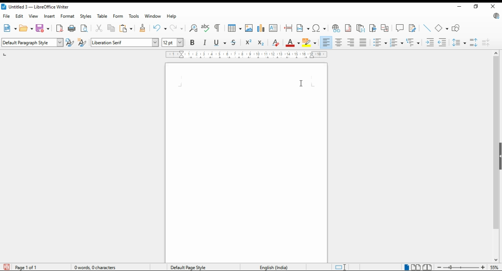 The image size is (502, 271). Describe the element at coordinates (326, 42) in the screenshot. I see `align left` at that location.